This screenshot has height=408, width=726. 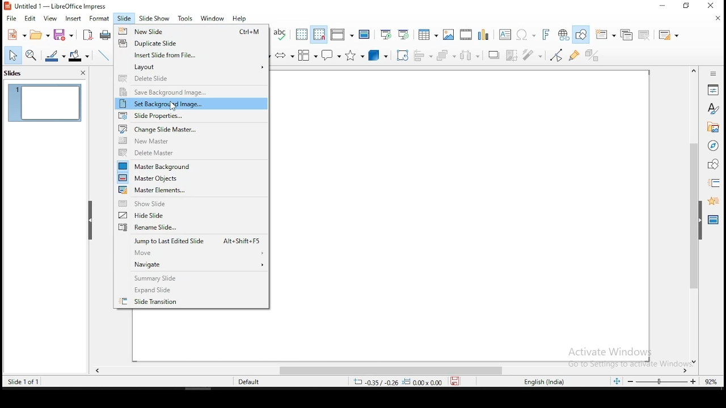 I want to click on insert slide from file, so click(x=190, y=56).